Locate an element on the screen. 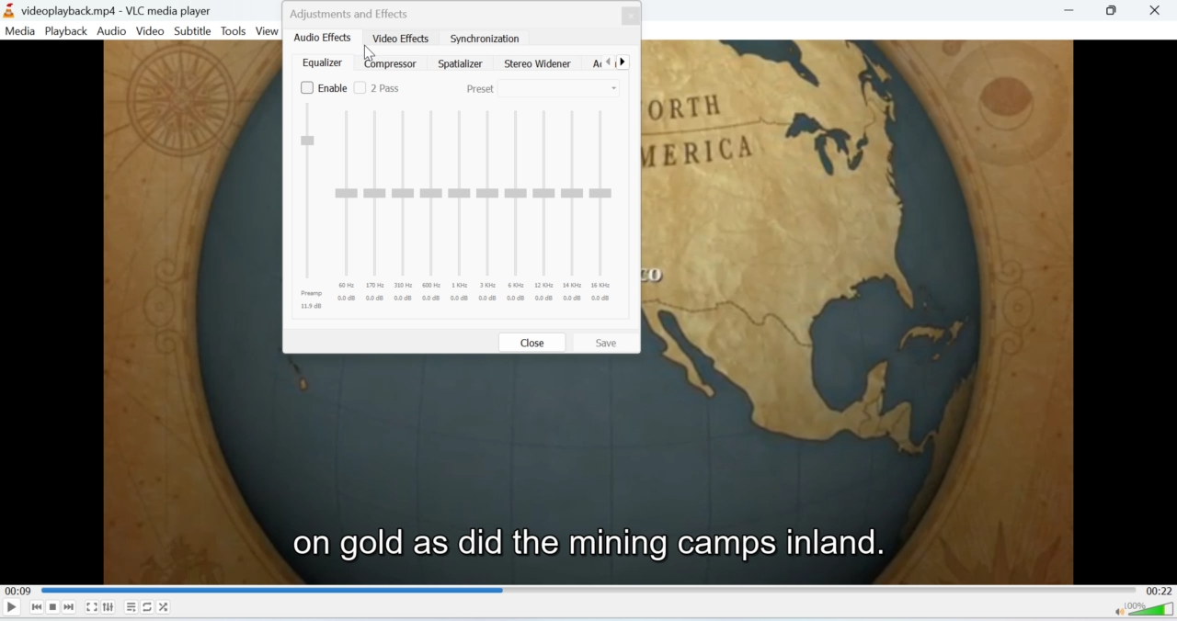 The height and width of the screenshot is (621, 1177). 00:09 is located at coordinates (17, 590).